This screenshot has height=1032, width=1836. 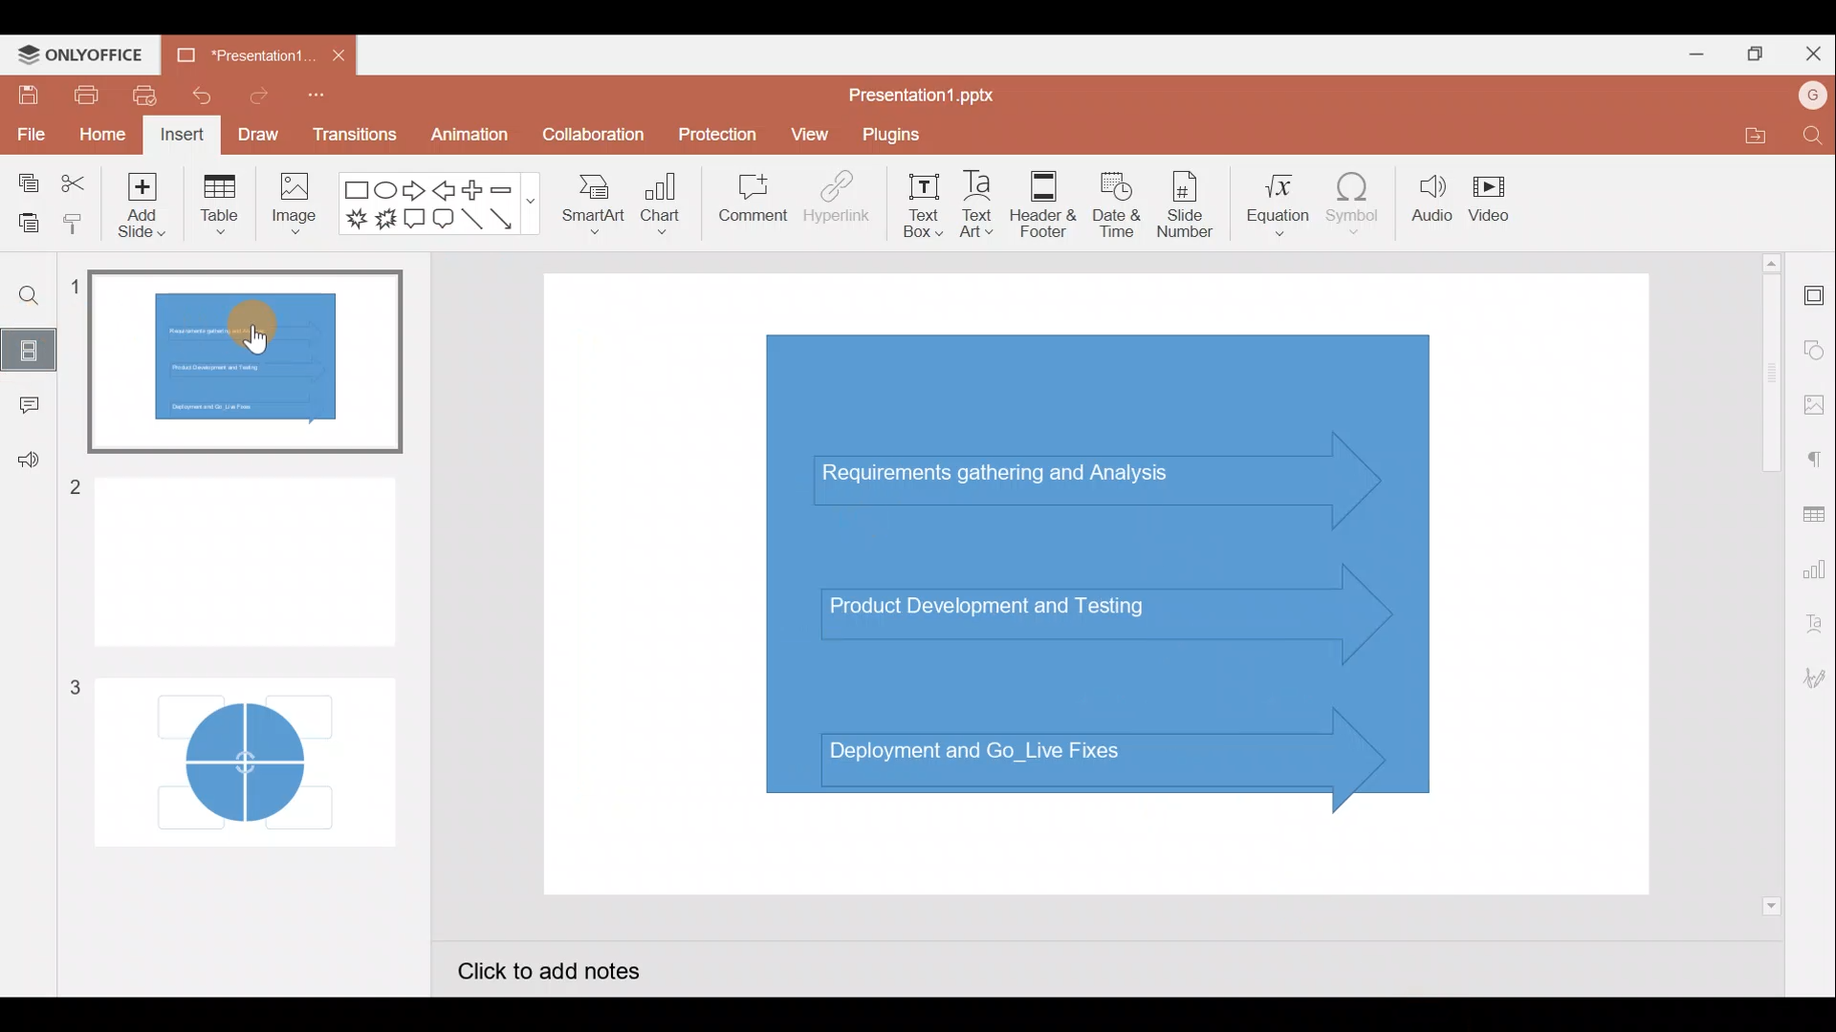 What do you see at coordinates (29, 134) in the screenshot?
I see `File` at bounding box center [29, 134].